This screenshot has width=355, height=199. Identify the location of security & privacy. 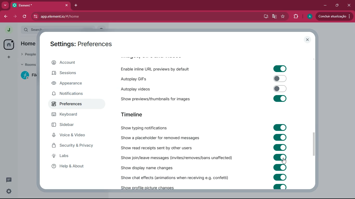
(73, 146).